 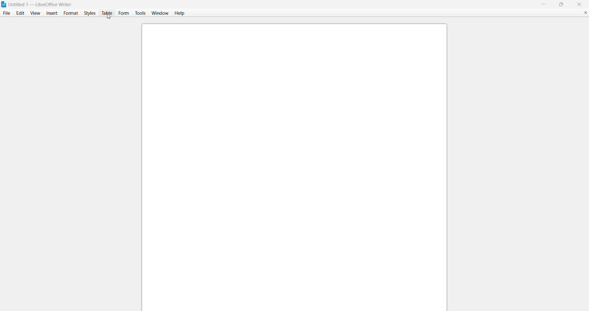 I want to click on form, so click(x=124, y=13).